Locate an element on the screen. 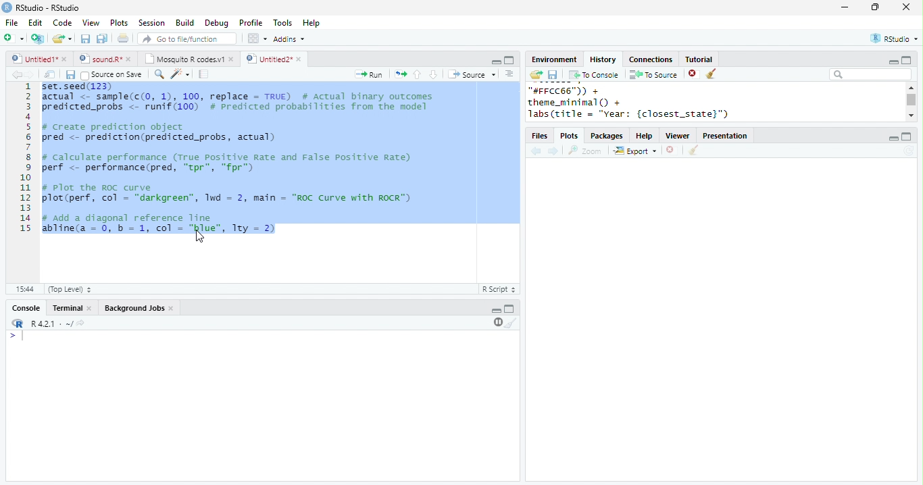 The height and width of the screenshot is (485, 923). Session is located at coordinates (151, 23).